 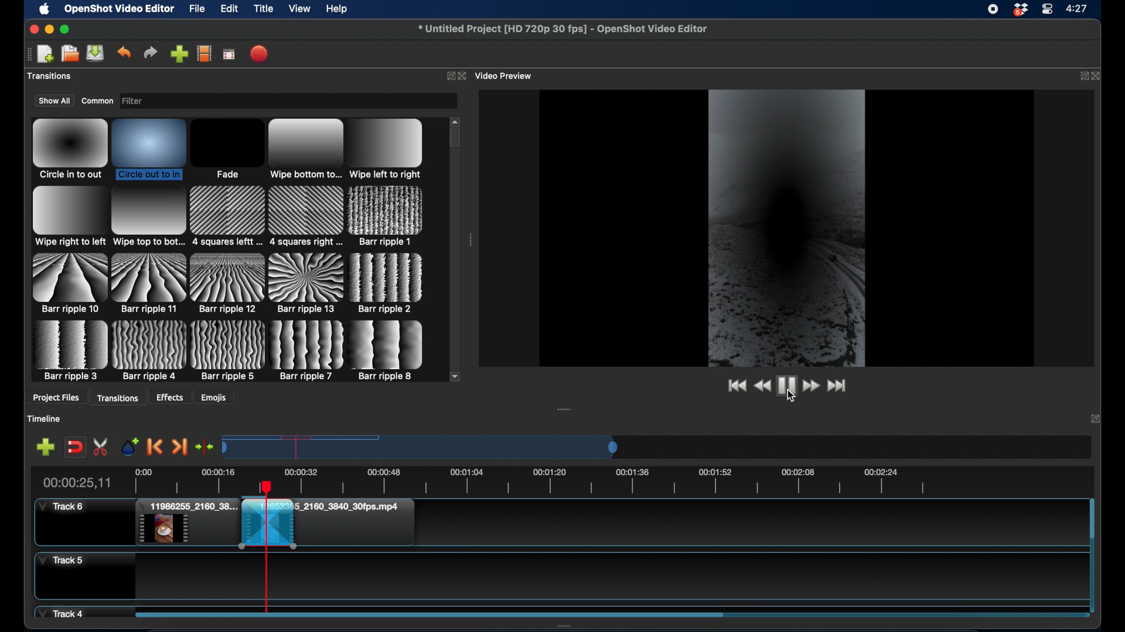 I want to click on scroll up arrow, so click(x=456, y=120).